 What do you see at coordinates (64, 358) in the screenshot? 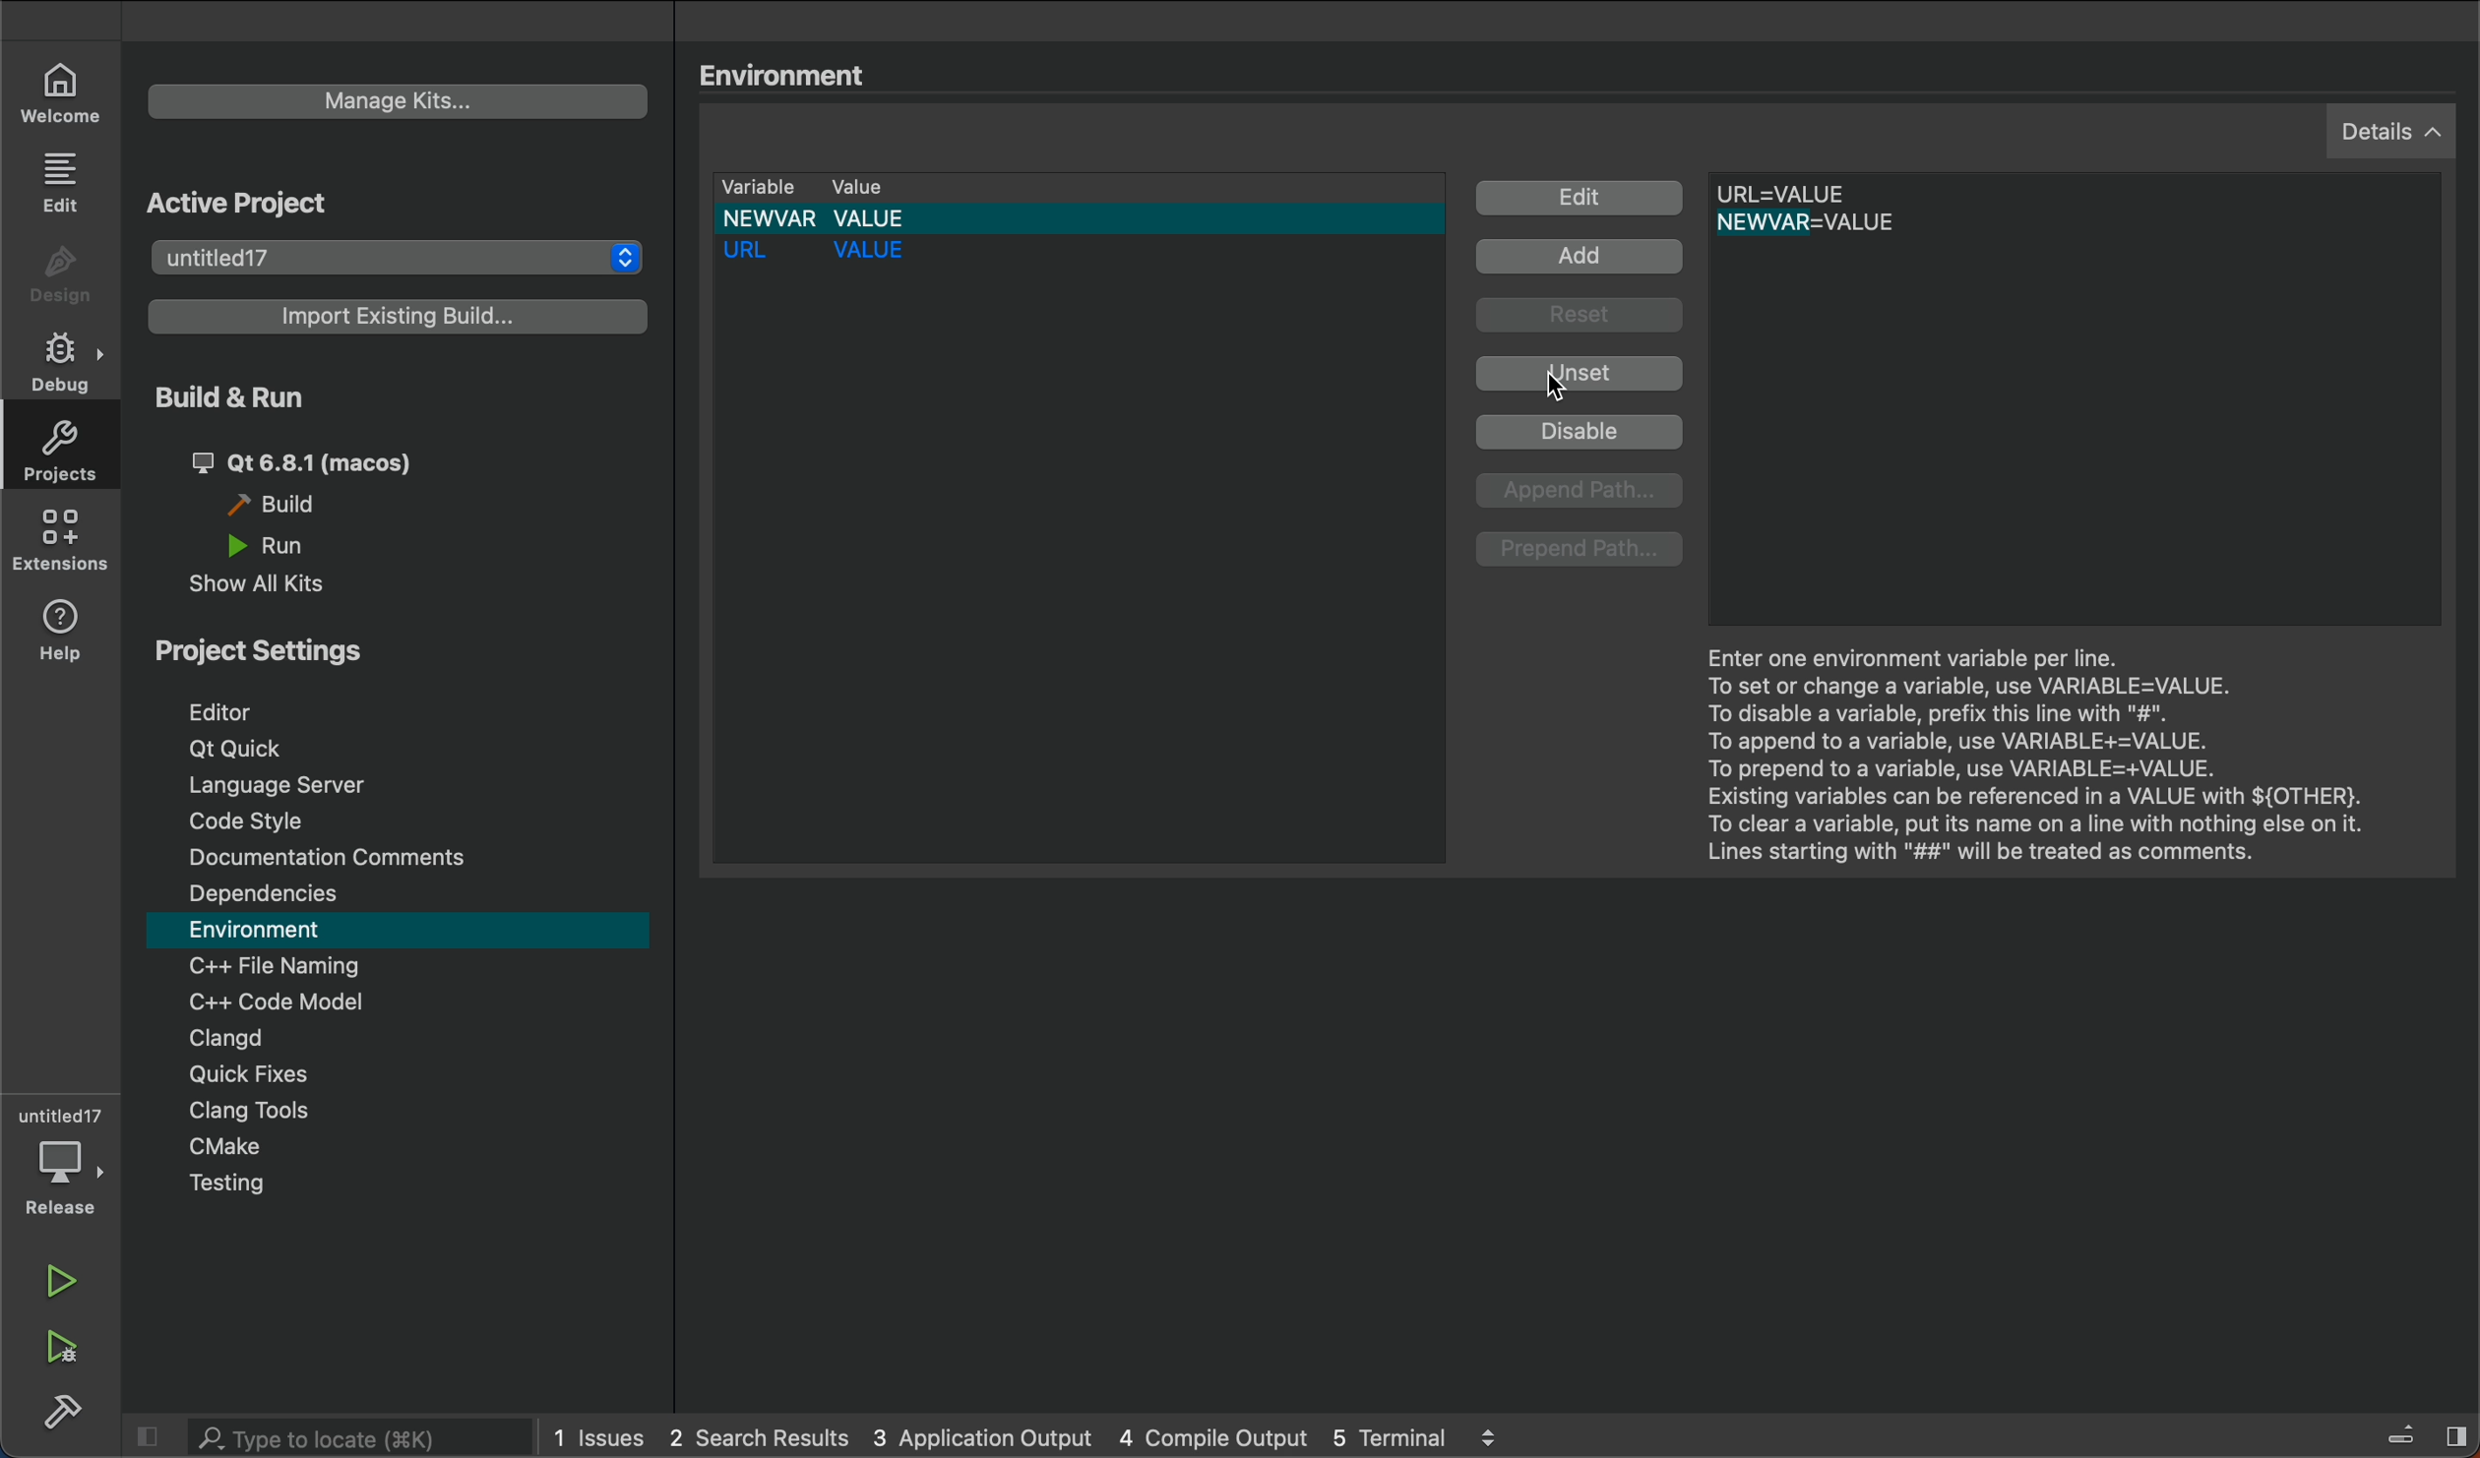
I see `debug` at bounding box center [64, 358].